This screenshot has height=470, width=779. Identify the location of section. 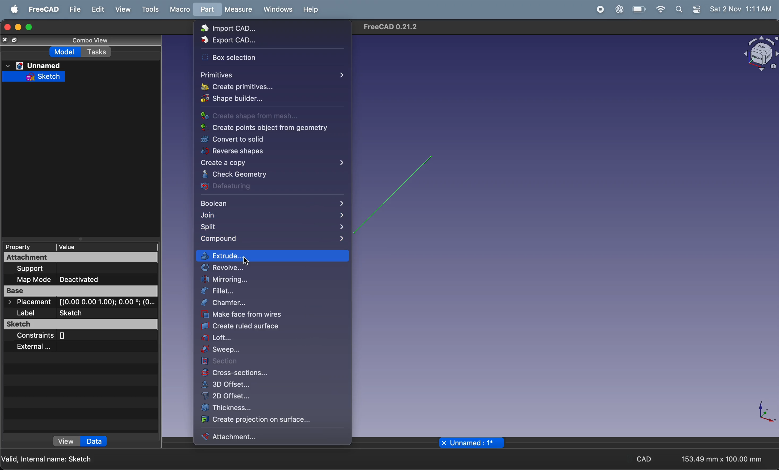
(272, 362).